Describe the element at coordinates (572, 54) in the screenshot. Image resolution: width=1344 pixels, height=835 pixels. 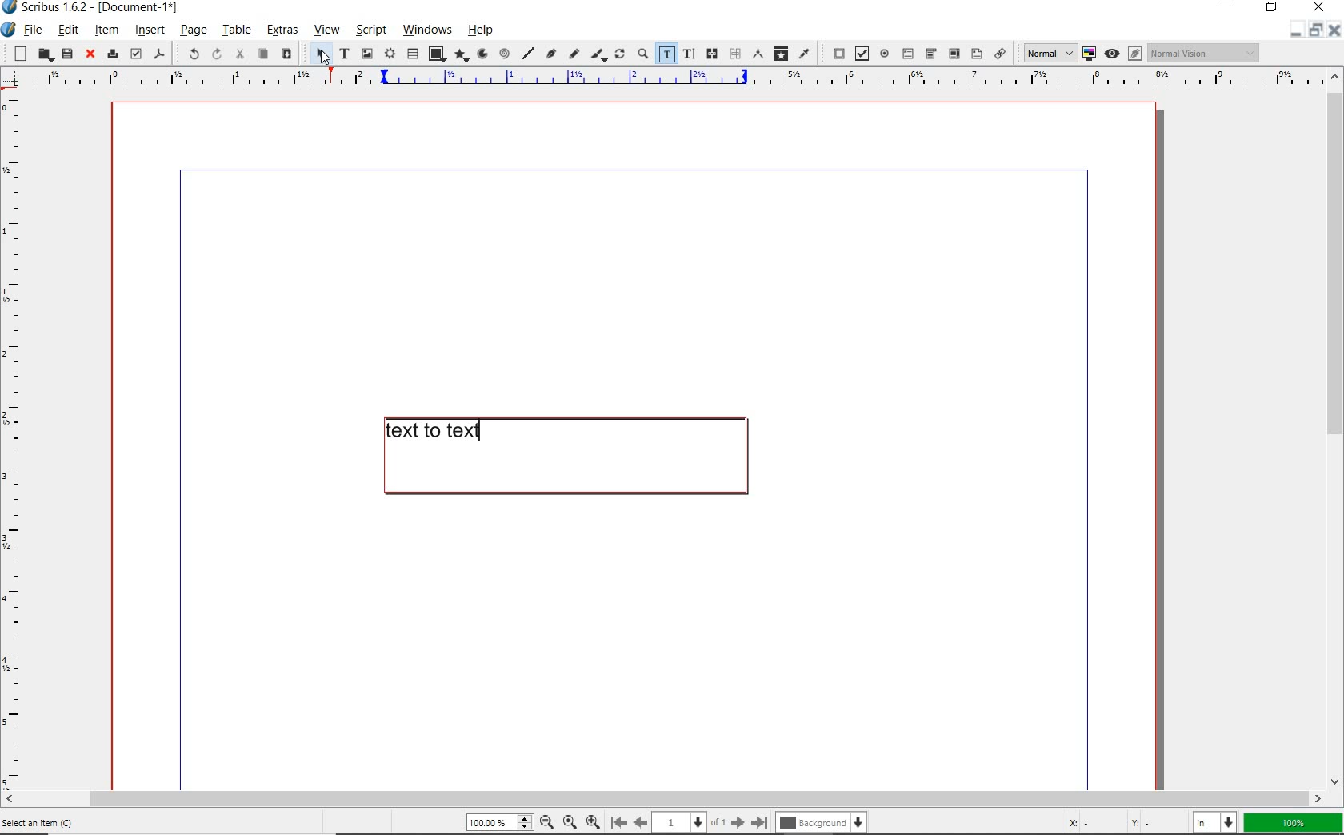
I see `freehand line` at that location.